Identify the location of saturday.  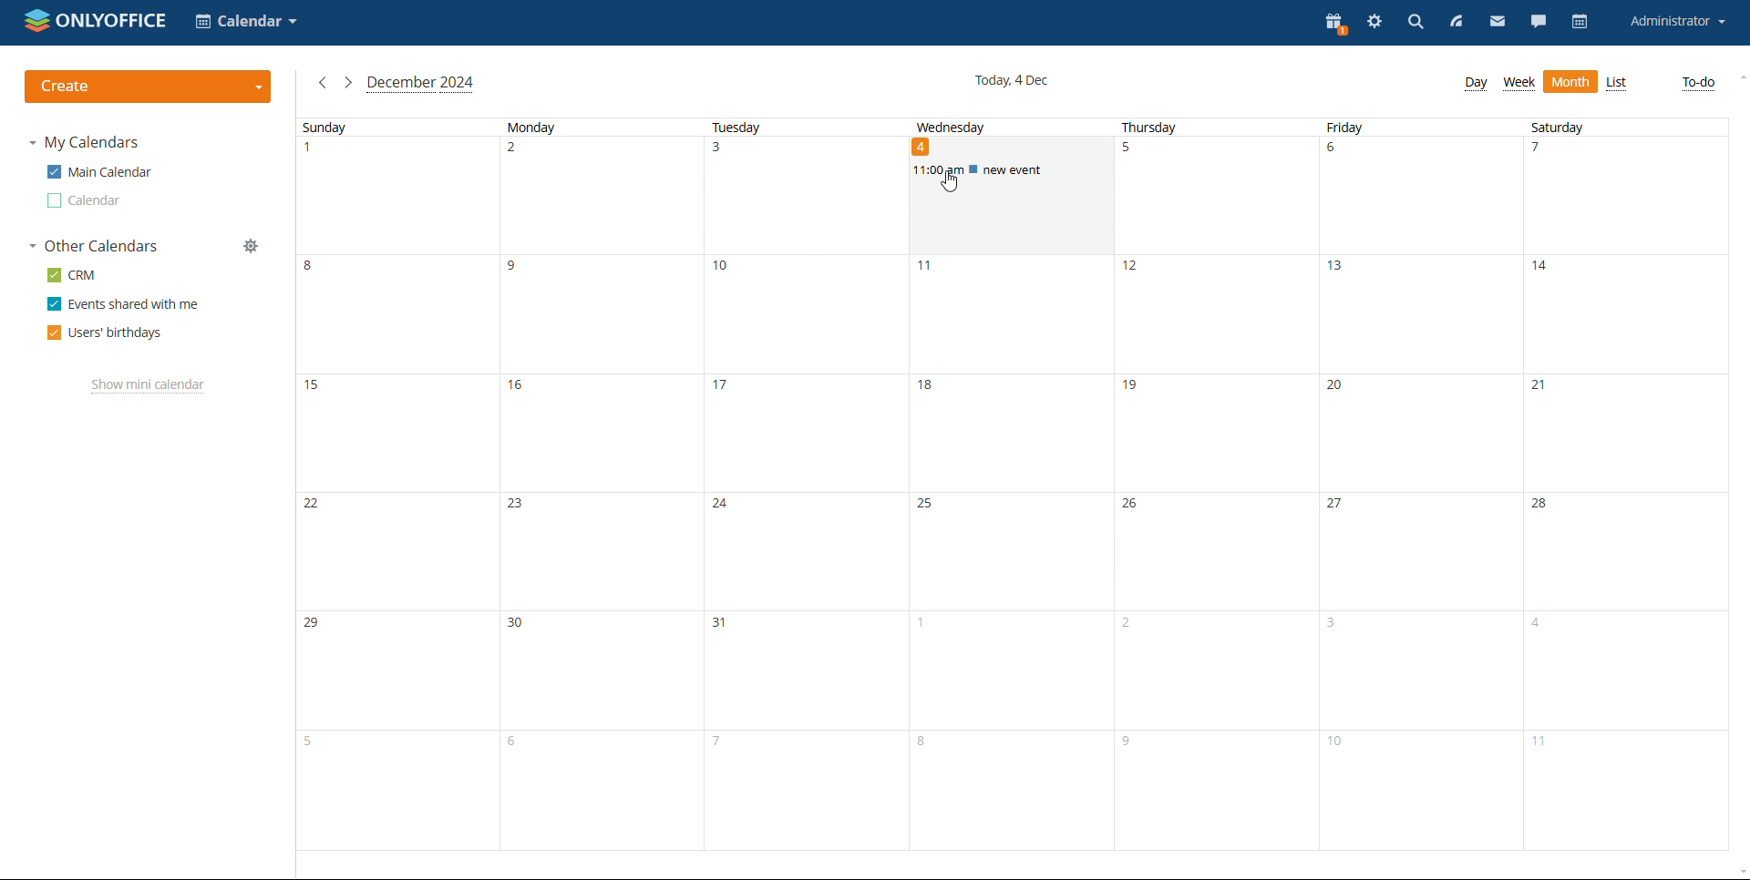
(1621, 484).